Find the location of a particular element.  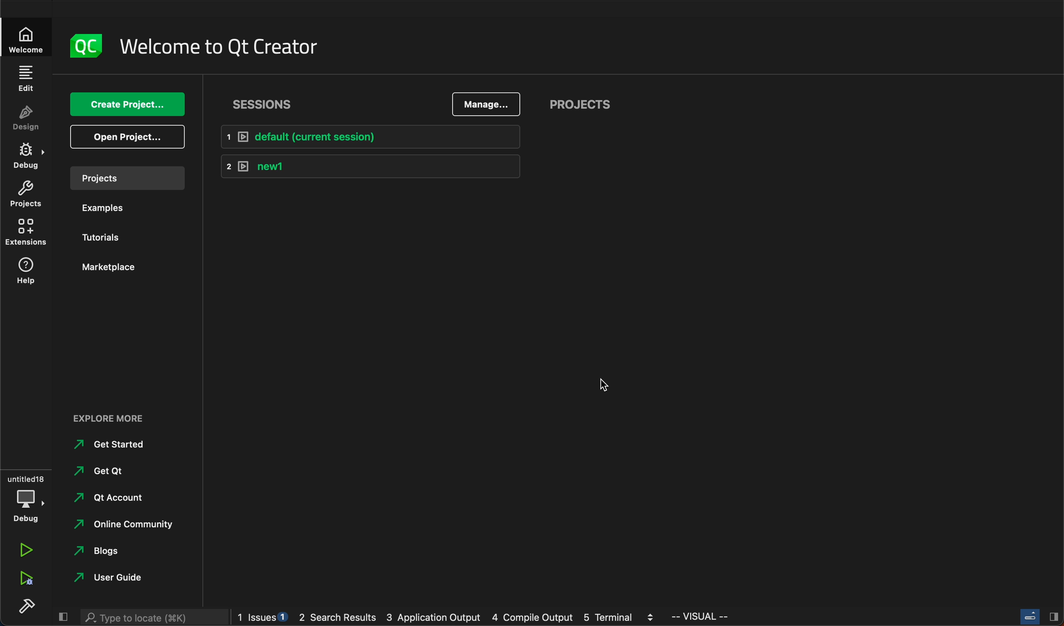

projects is located at coordinates (130, 176).